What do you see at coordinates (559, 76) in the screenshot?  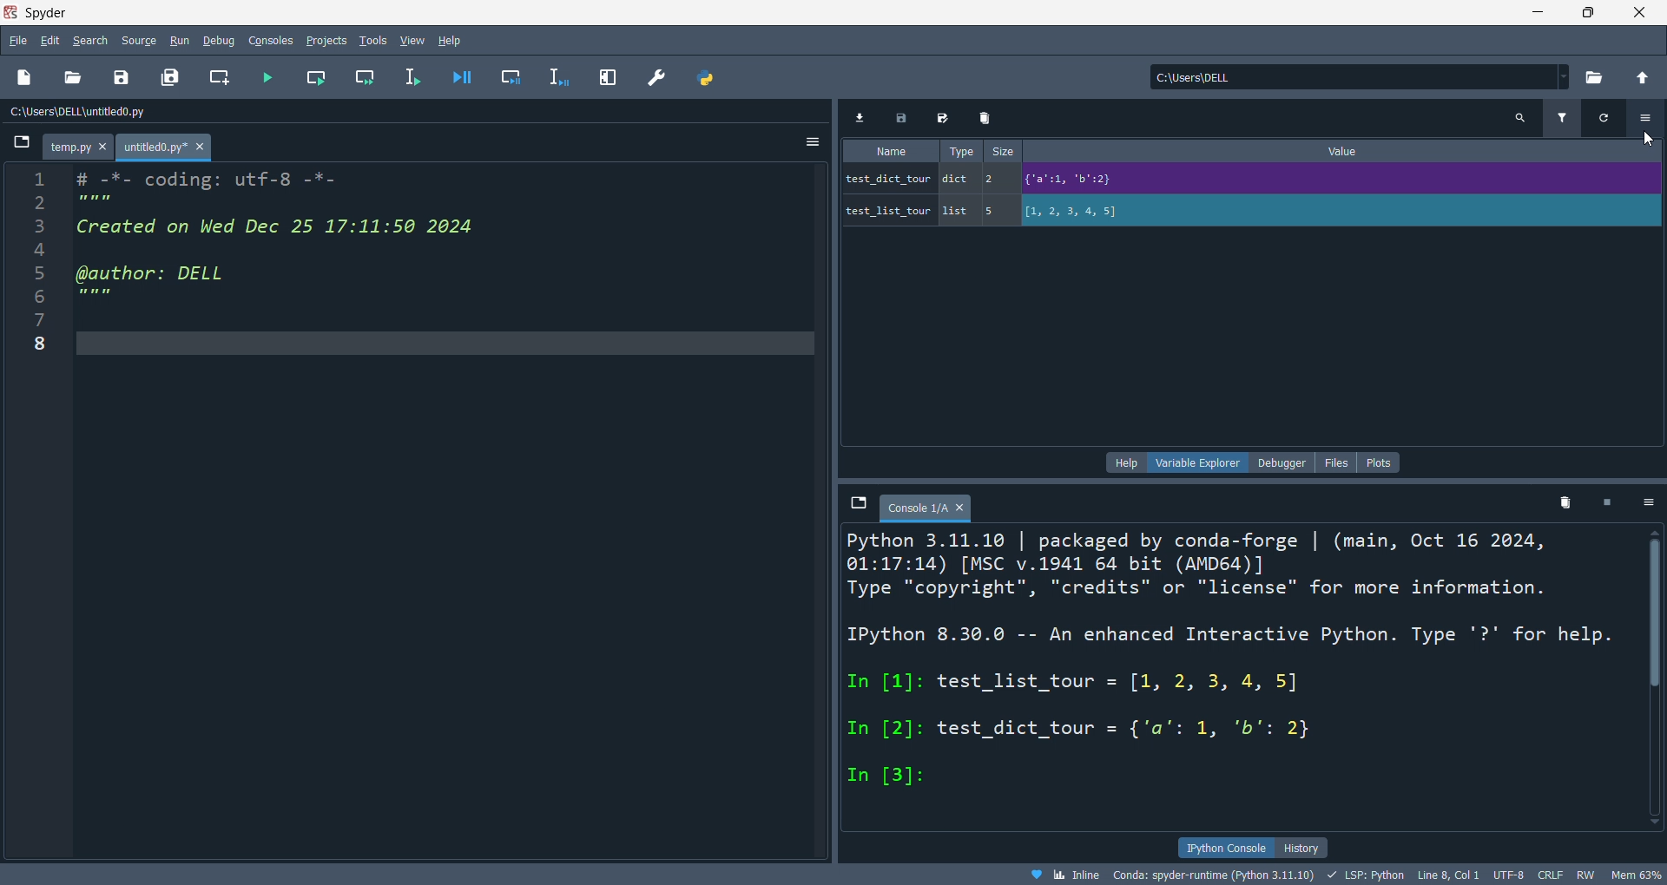 I see `debug line` at bounding box center [559, 76].